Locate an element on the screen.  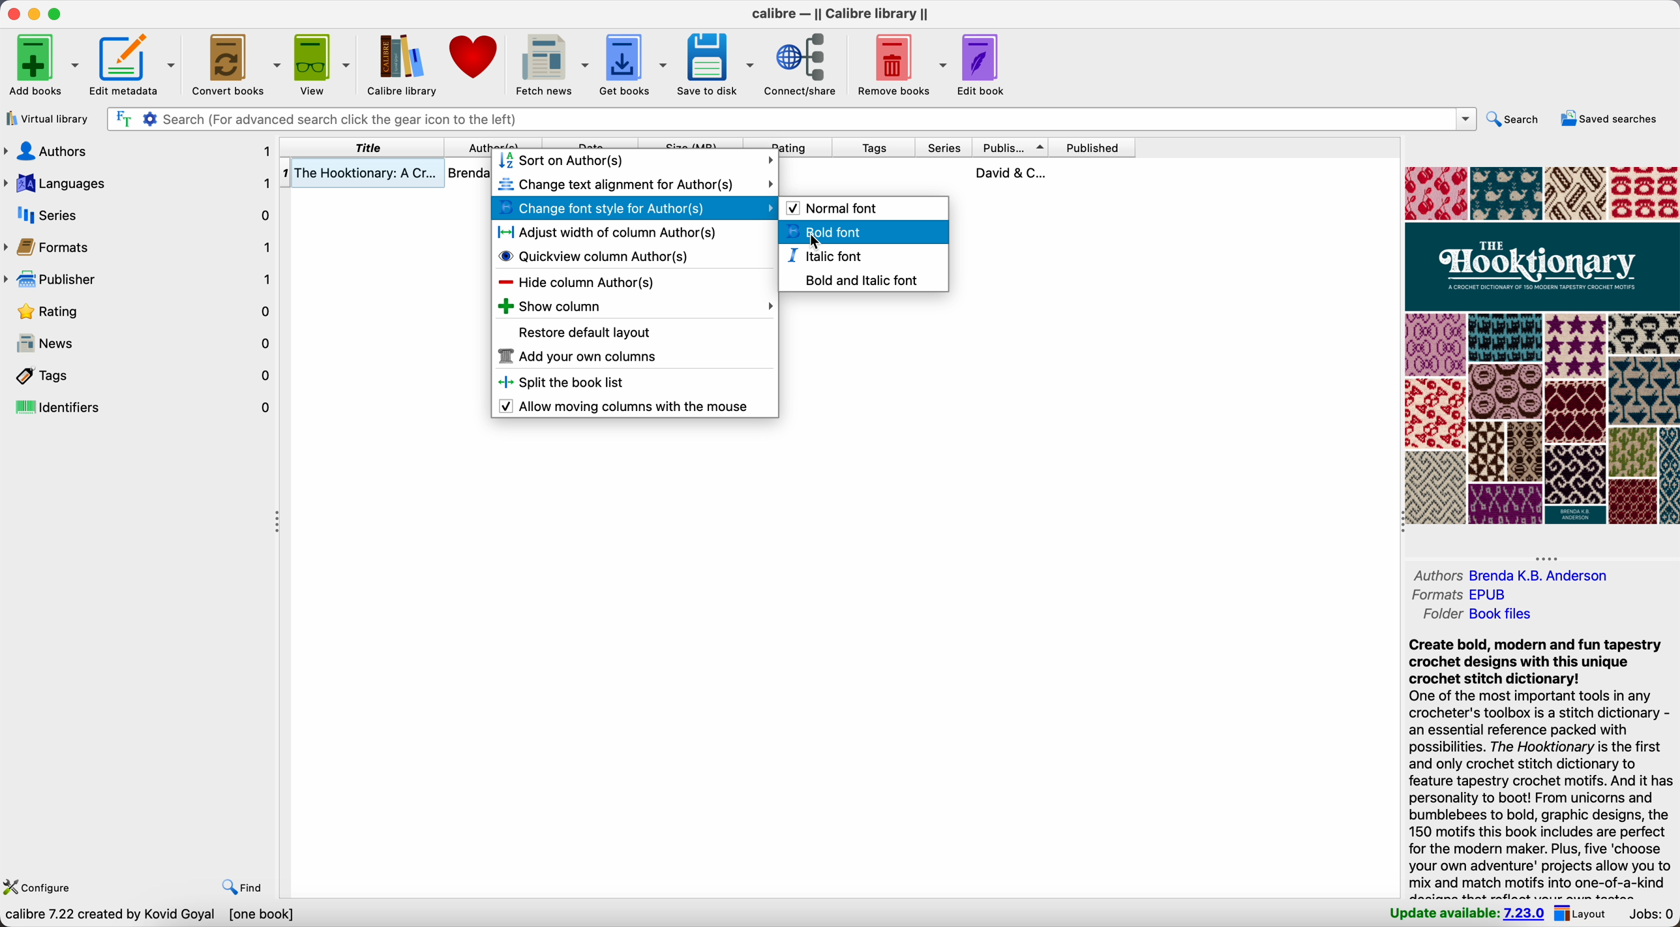
tags is located at coordinates (874, 148).